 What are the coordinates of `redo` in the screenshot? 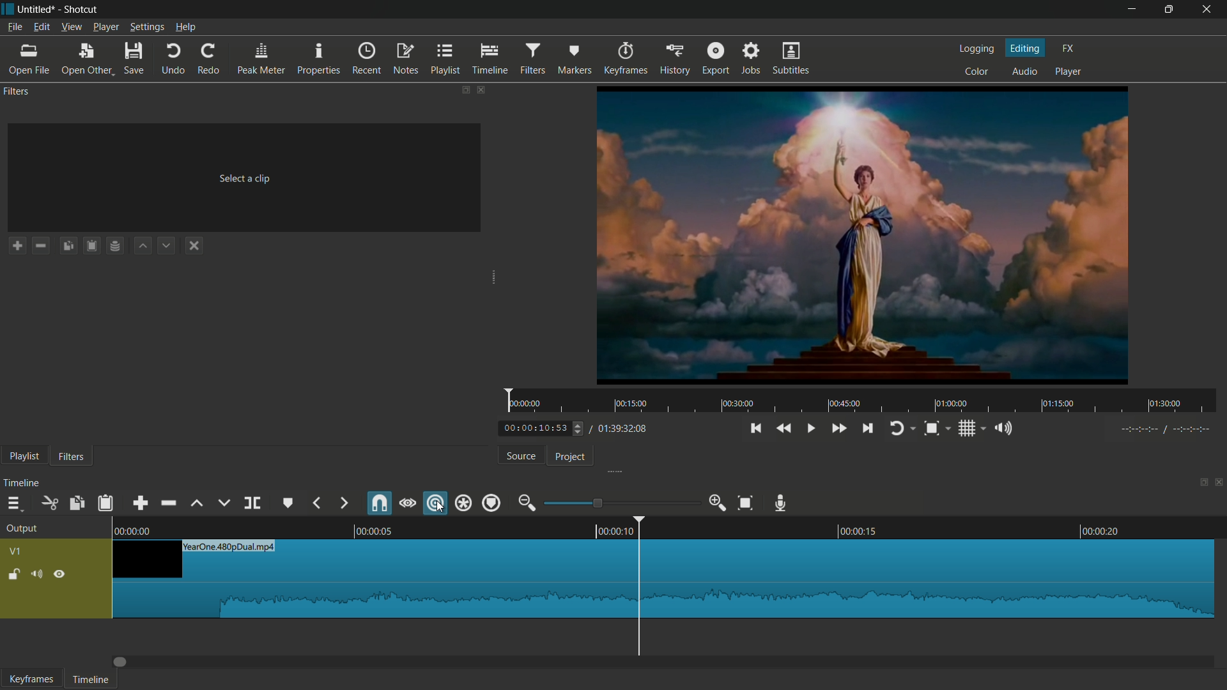 It's located at (209, 59).